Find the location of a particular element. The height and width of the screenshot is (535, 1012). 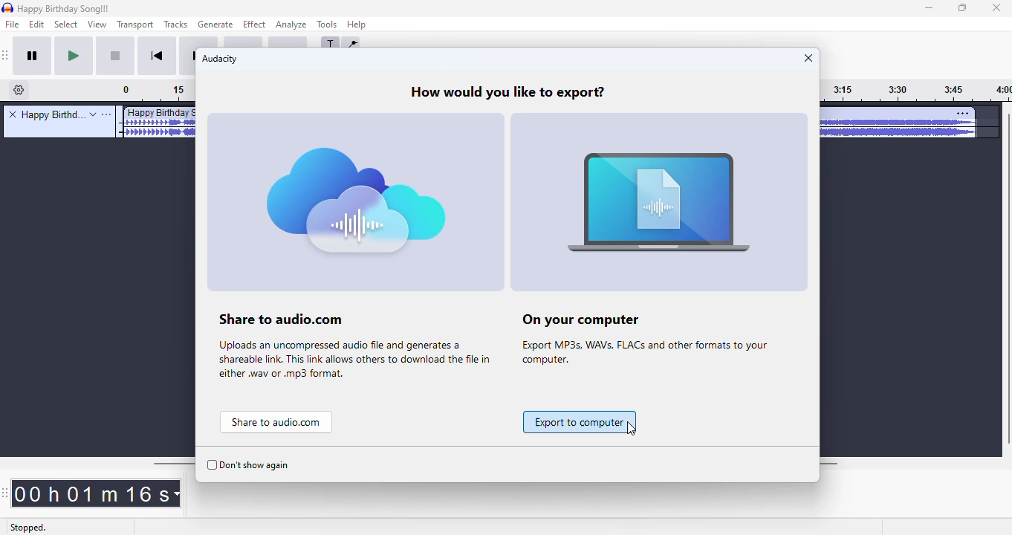

audacity is located at coordinates (220, 59).